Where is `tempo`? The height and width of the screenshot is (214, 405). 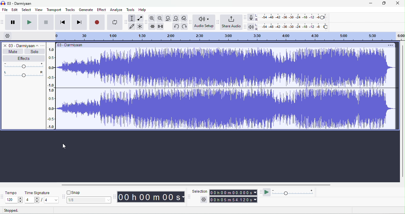 tempo is located at coordinates (11, 193).